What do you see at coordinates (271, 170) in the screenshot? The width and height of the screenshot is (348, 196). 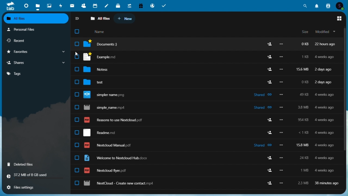 I see `add user` at bounding box center [271, 170].